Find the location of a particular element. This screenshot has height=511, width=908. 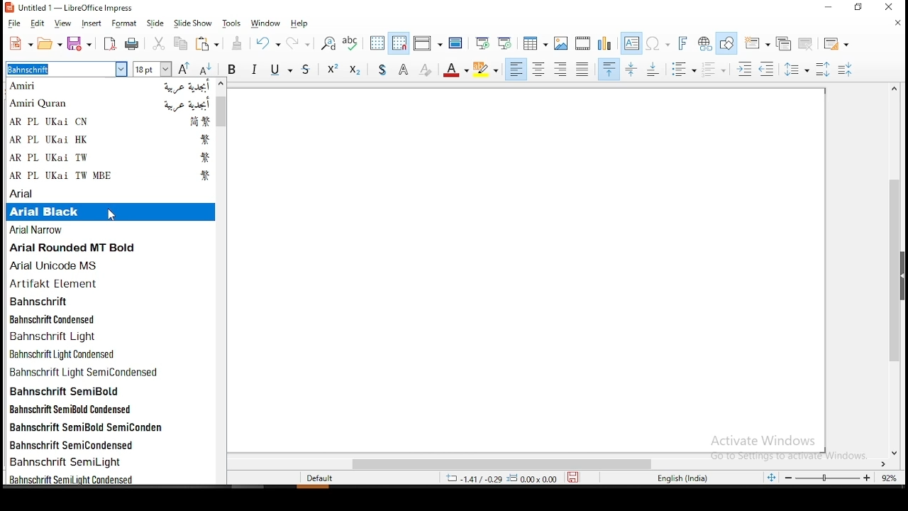

tools is located at coordinates (232, 23).